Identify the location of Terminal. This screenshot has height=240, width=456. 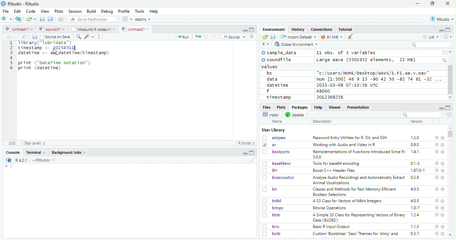
(35, 152).